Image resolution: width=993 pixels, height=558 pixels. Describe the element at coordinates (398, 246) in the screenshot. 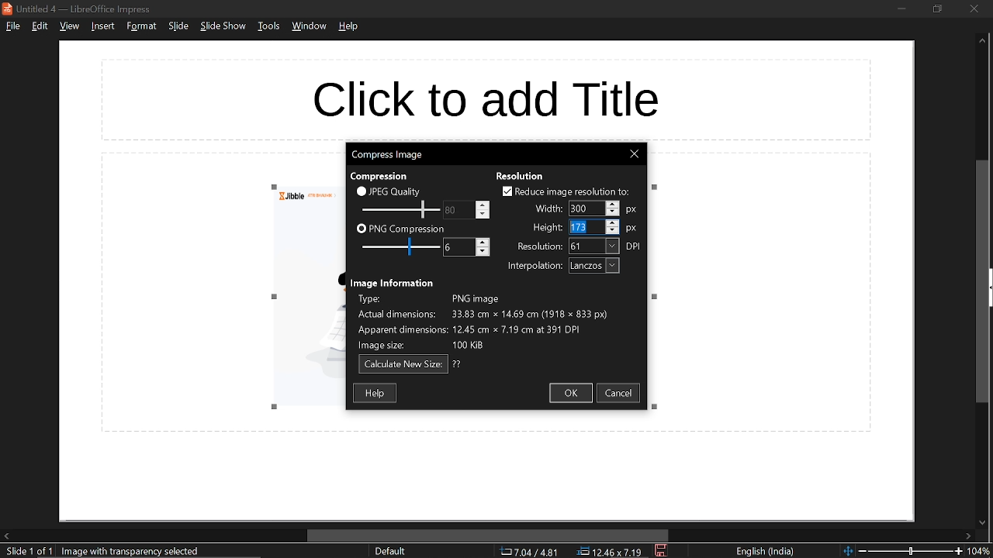

I see `PNG compression scale` at that location.